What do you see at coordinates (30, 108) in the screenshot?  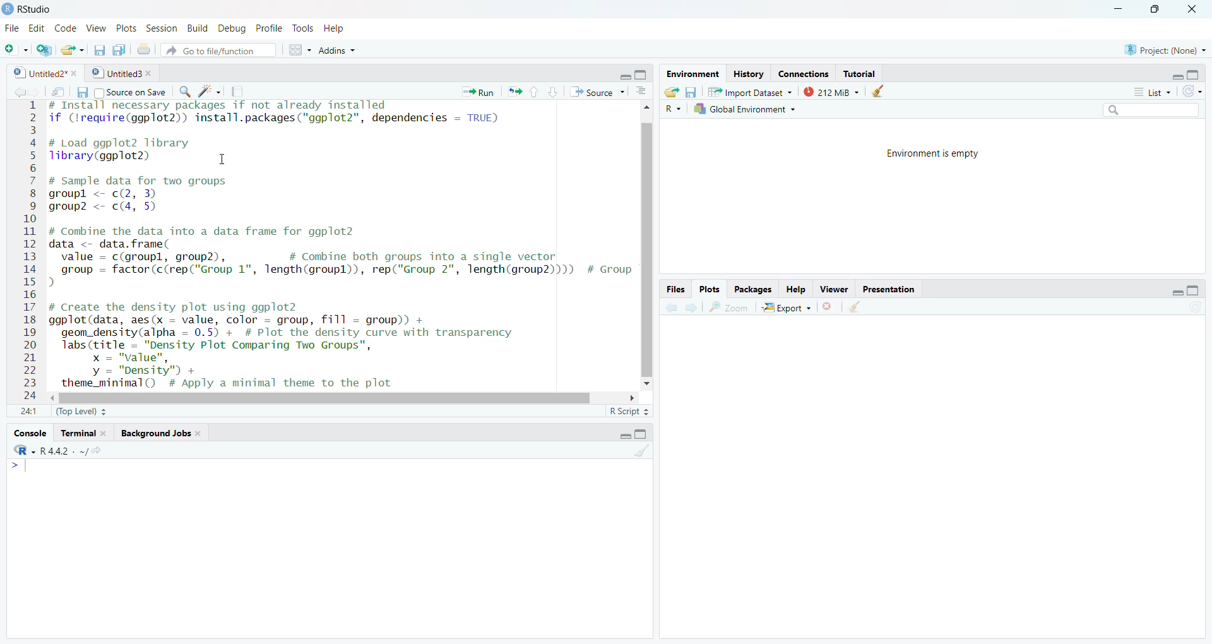 I see `1` at bounding box center [30, 108].